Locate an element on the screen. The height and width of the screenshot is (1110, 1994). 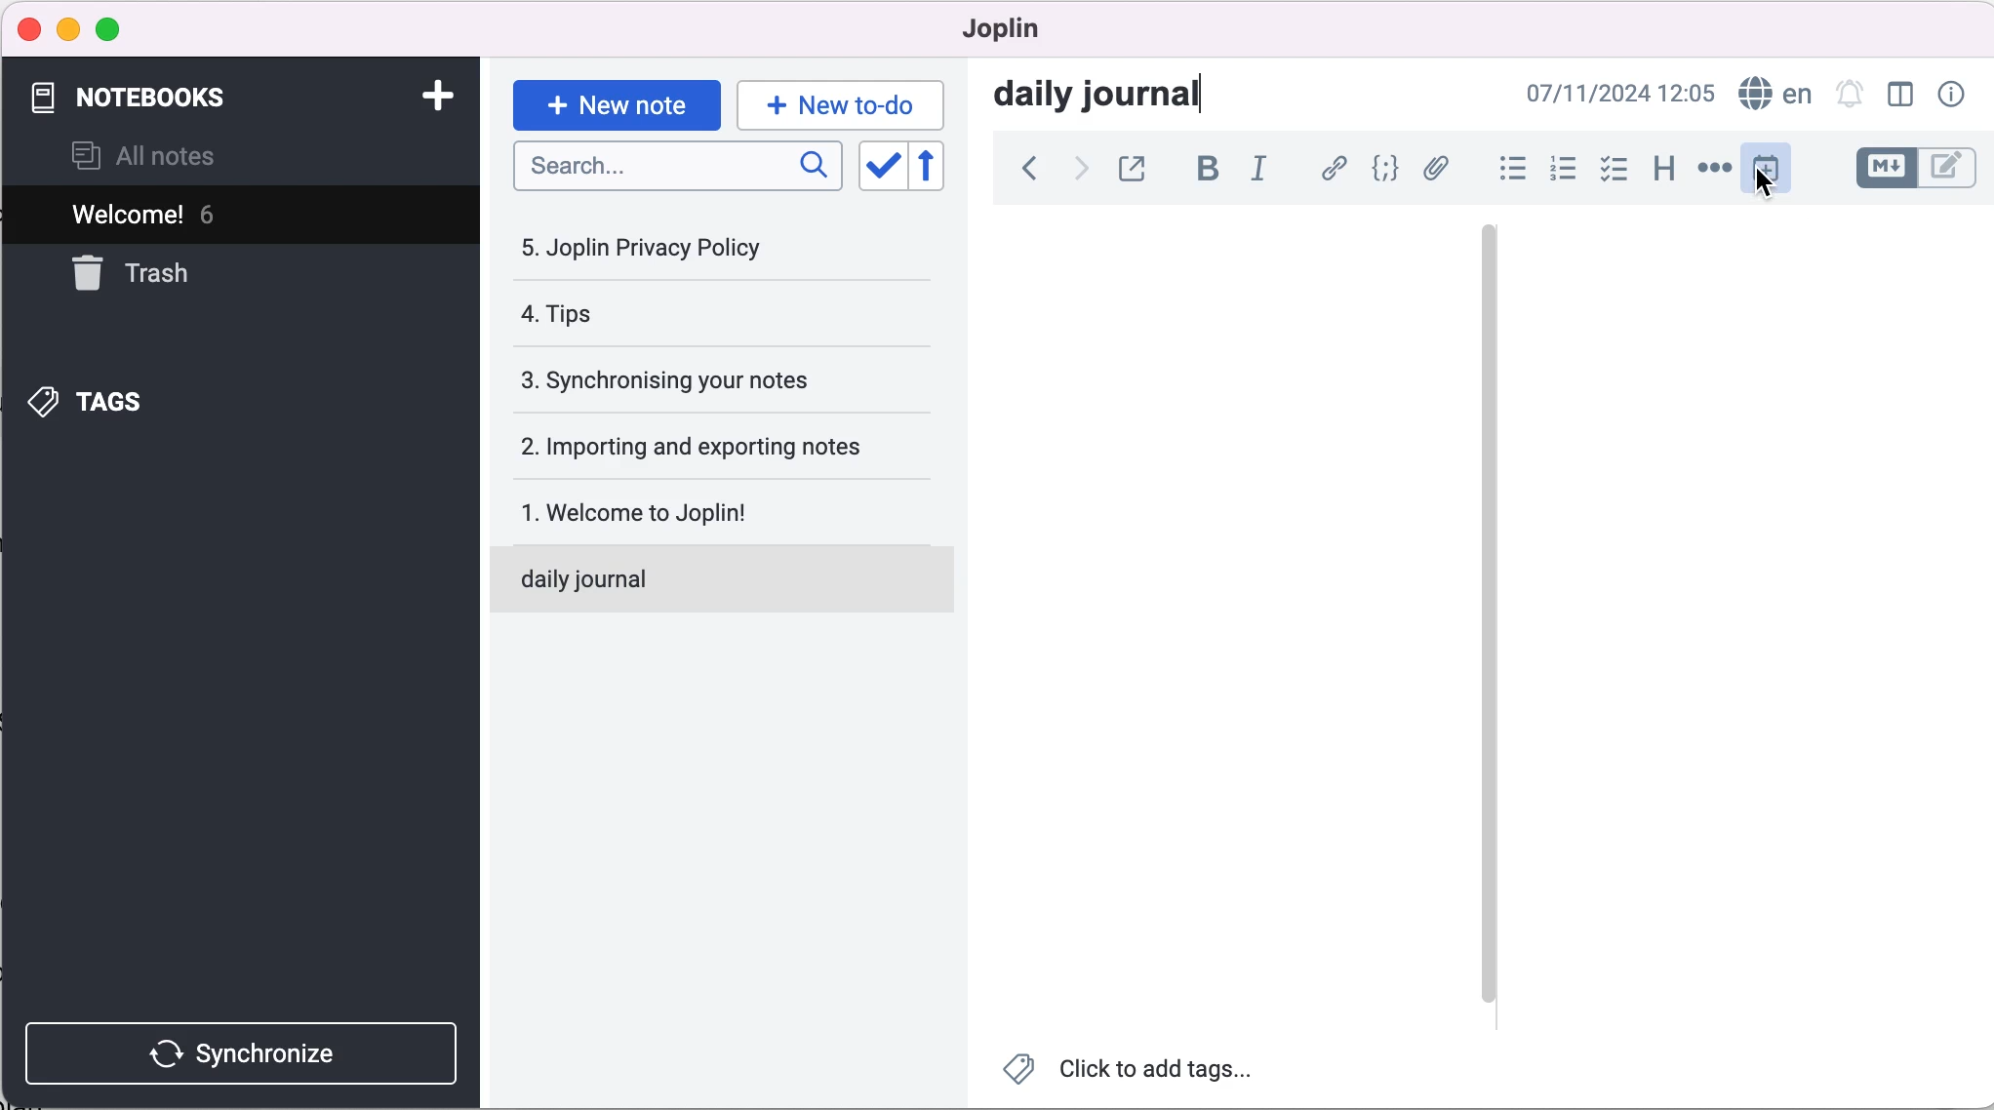
toggle sort order is located at coordinates (882, 167).